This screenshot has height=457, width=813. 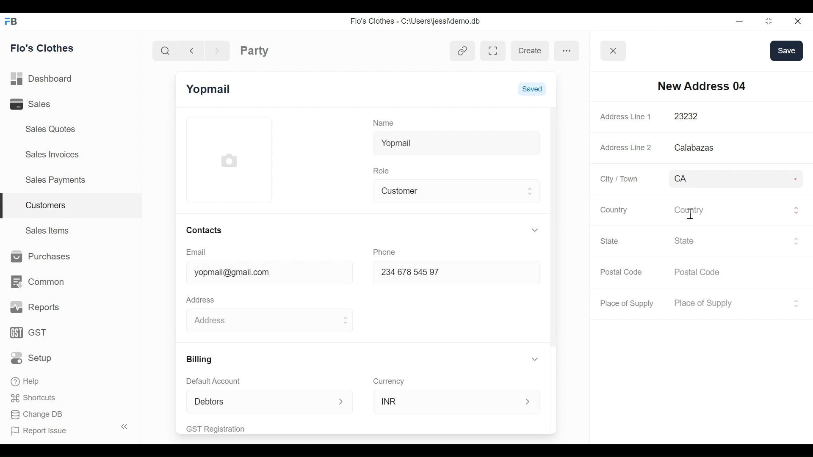 What do you see at coordinates (736, 148) in the screenshot?
I see `Calabazas` at bounding box center [736, 148].